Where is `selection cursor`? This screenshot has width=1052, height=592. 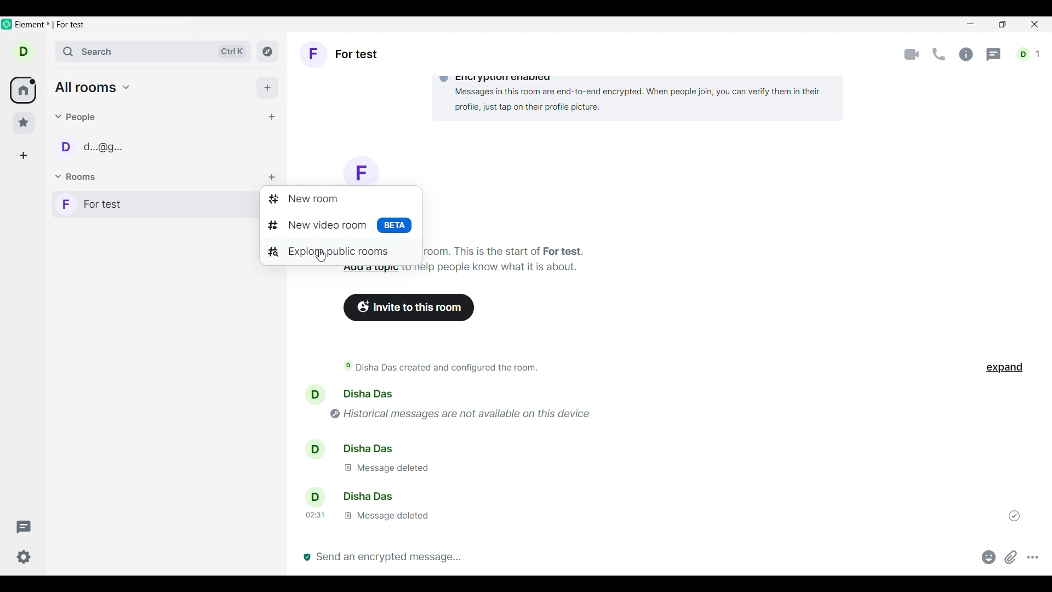
selection cursor is located at coordinates (319, 254).